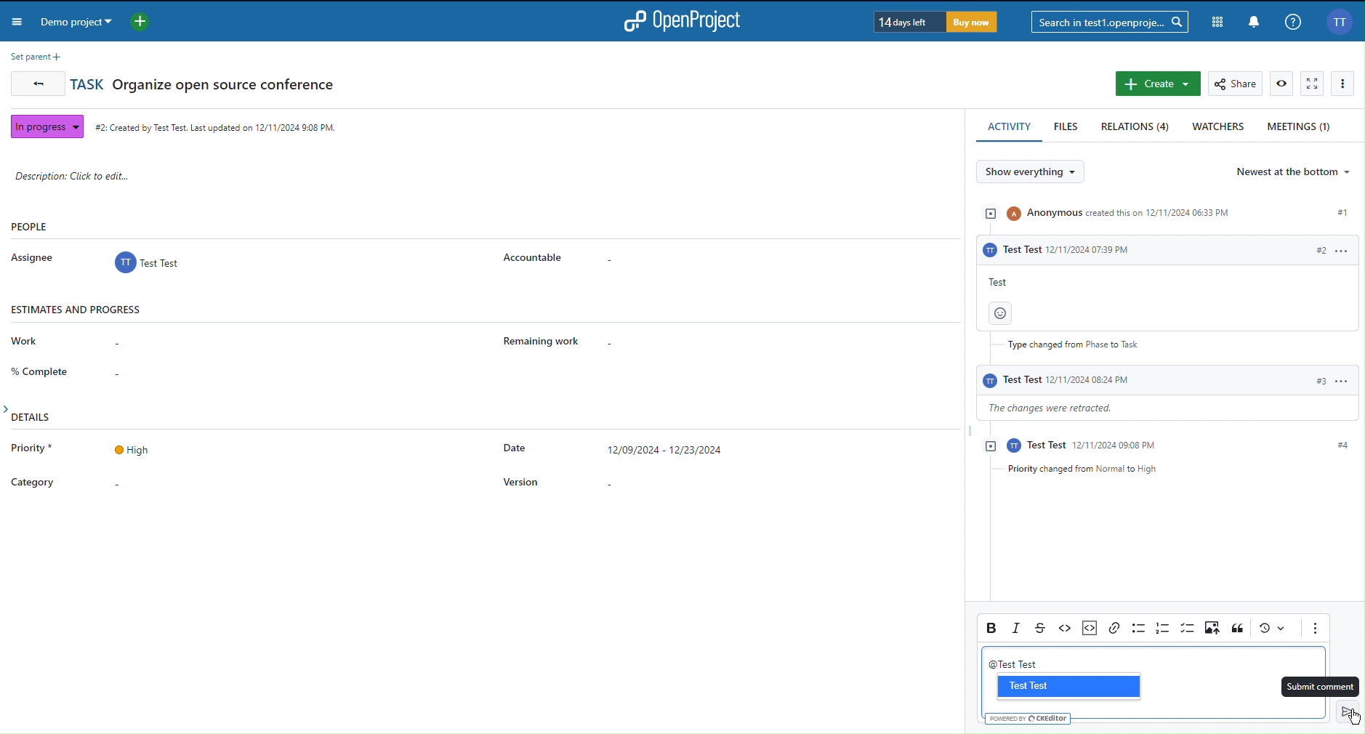 The image size is (1365, 734). Describe the element at coordinates (1215, 20) in the screenshot. I see `Modules` at that location.